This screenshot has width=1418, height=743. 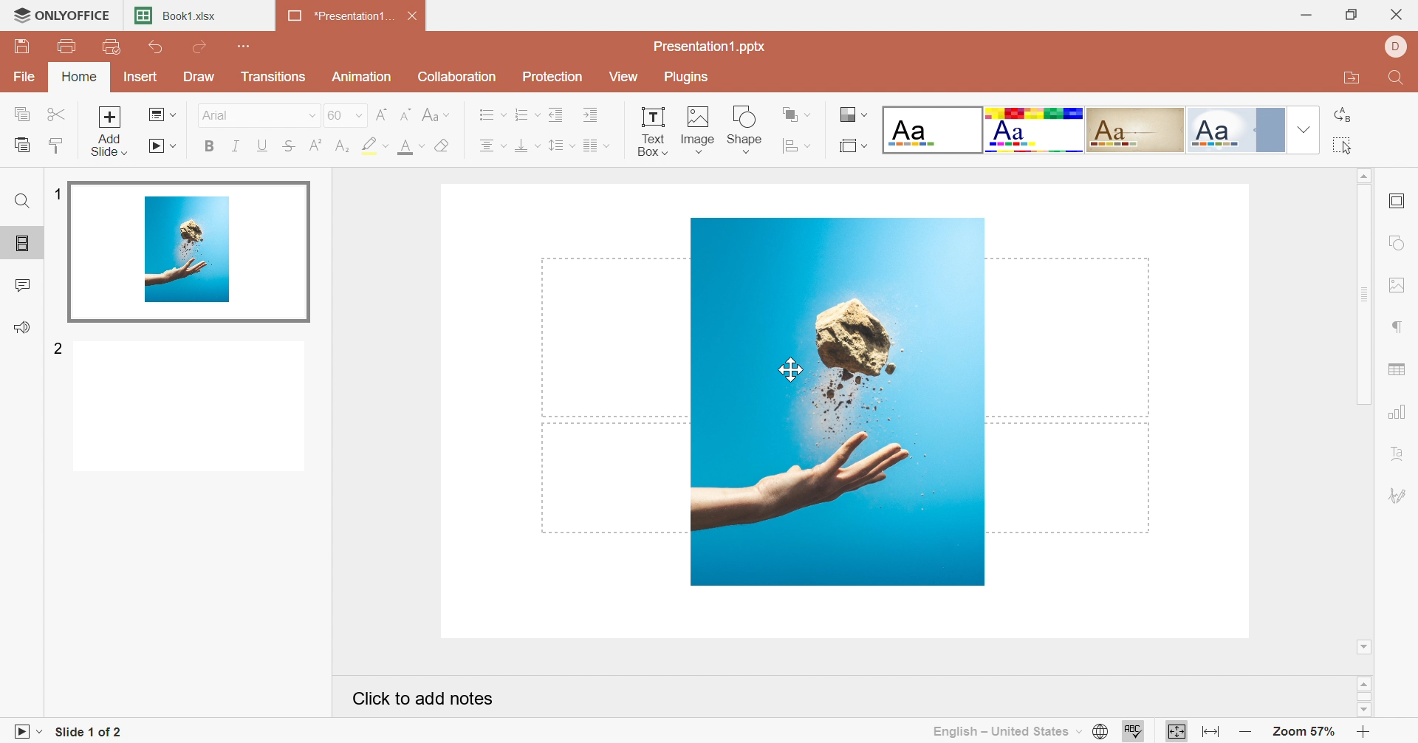 What do you see at coordinates (1400, 410) in the screenshot?
I see `chart settings` at bounding box center [1400, 410].